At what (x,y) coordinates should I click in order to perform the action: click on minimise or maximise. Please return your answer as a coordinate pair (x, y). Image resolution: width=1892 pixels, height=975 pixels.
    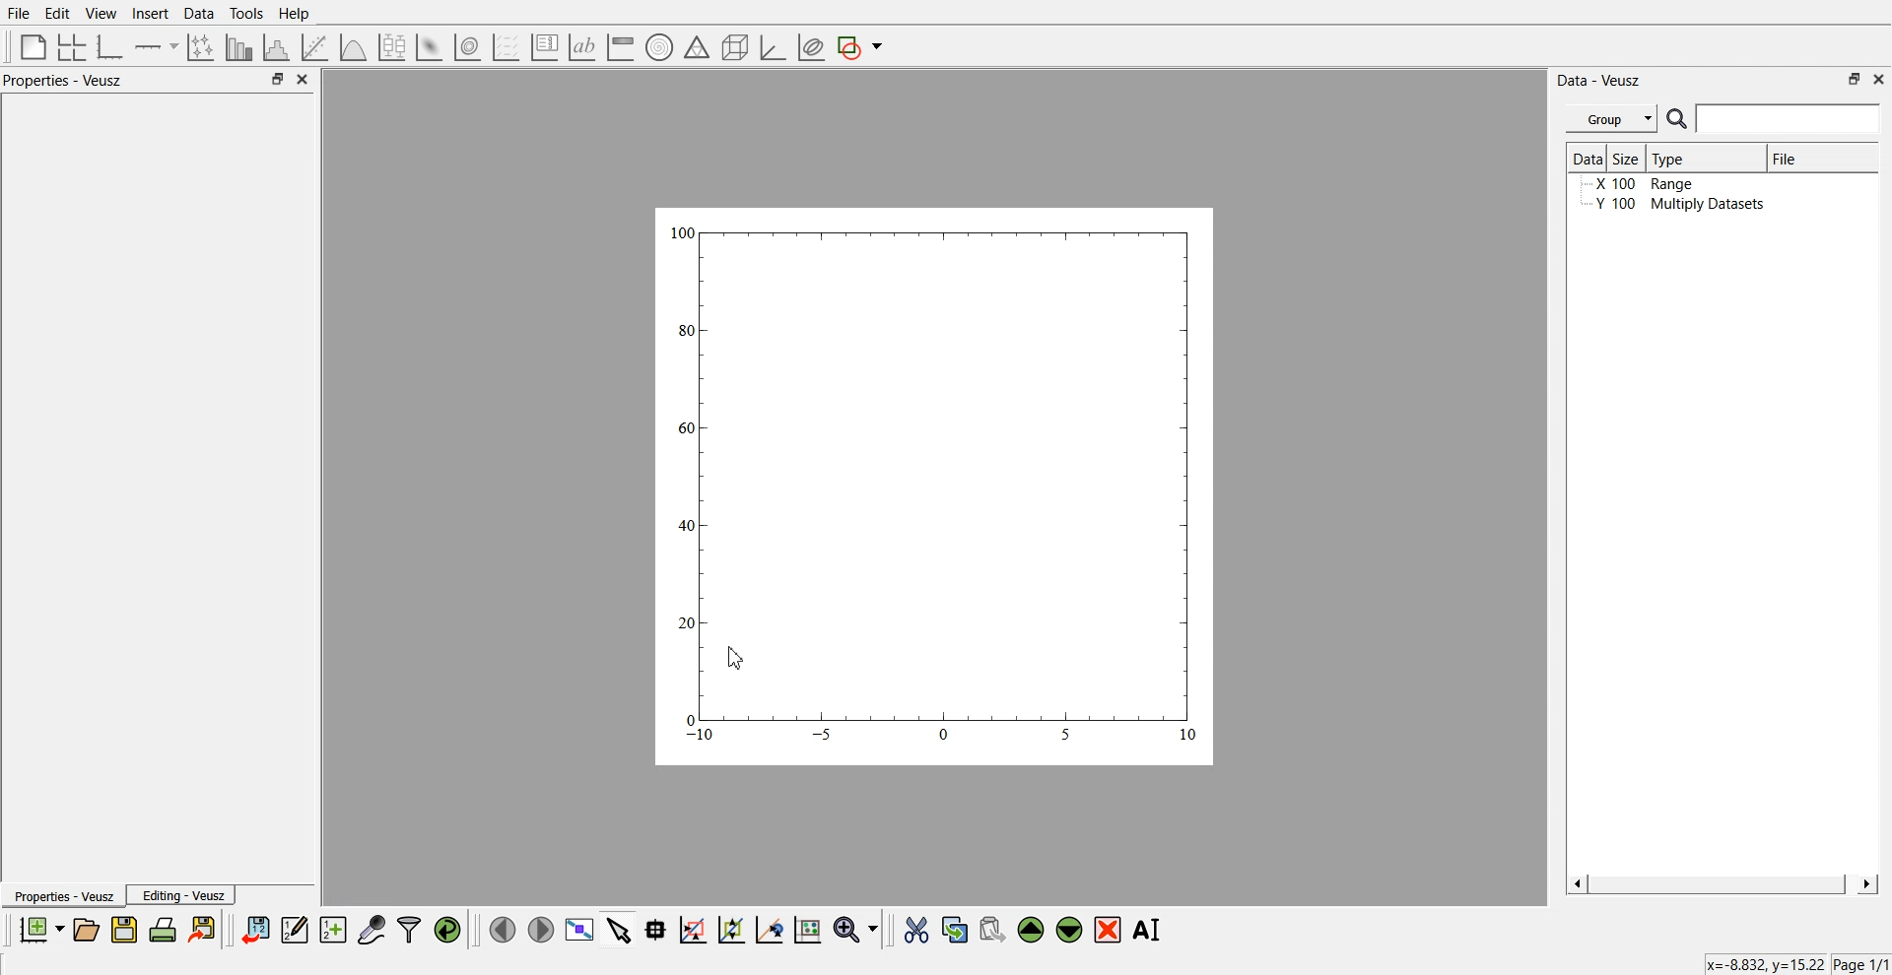
    Looking at the image, I should click on (1855, 79).